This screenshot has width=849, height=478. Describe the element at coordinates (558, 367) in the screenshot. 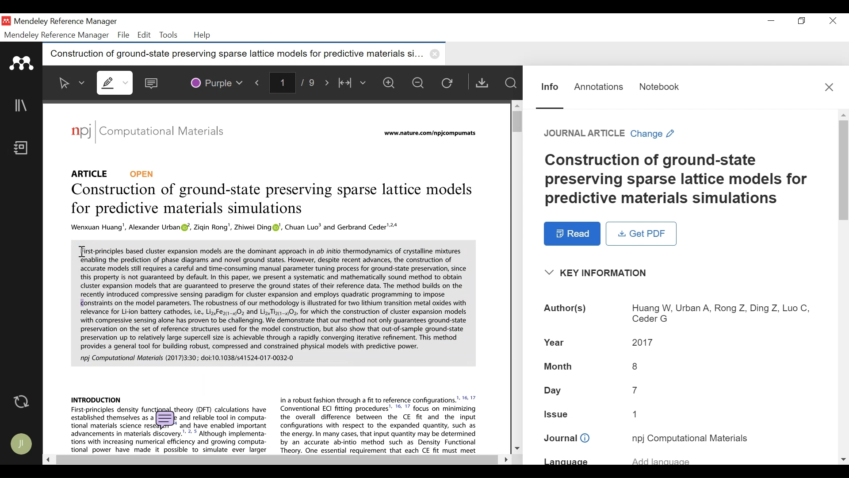

I see `Month` at that location.